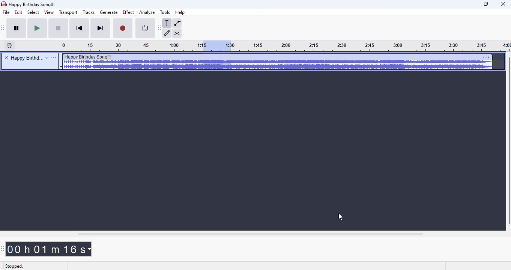 Image resolution: width=511 pixels, height=270 pixels. I want to click on transport, so click(68, 12).